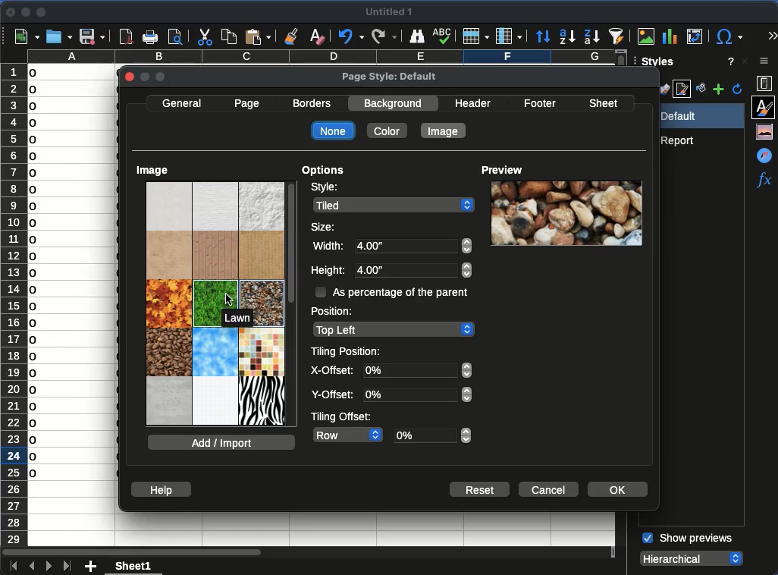 Image resolution: width=778 pixels, height=575 pixels. What do you see at coordinates (395, 102) in the screenshot?
I see `background` at bounding box center [395, 102].